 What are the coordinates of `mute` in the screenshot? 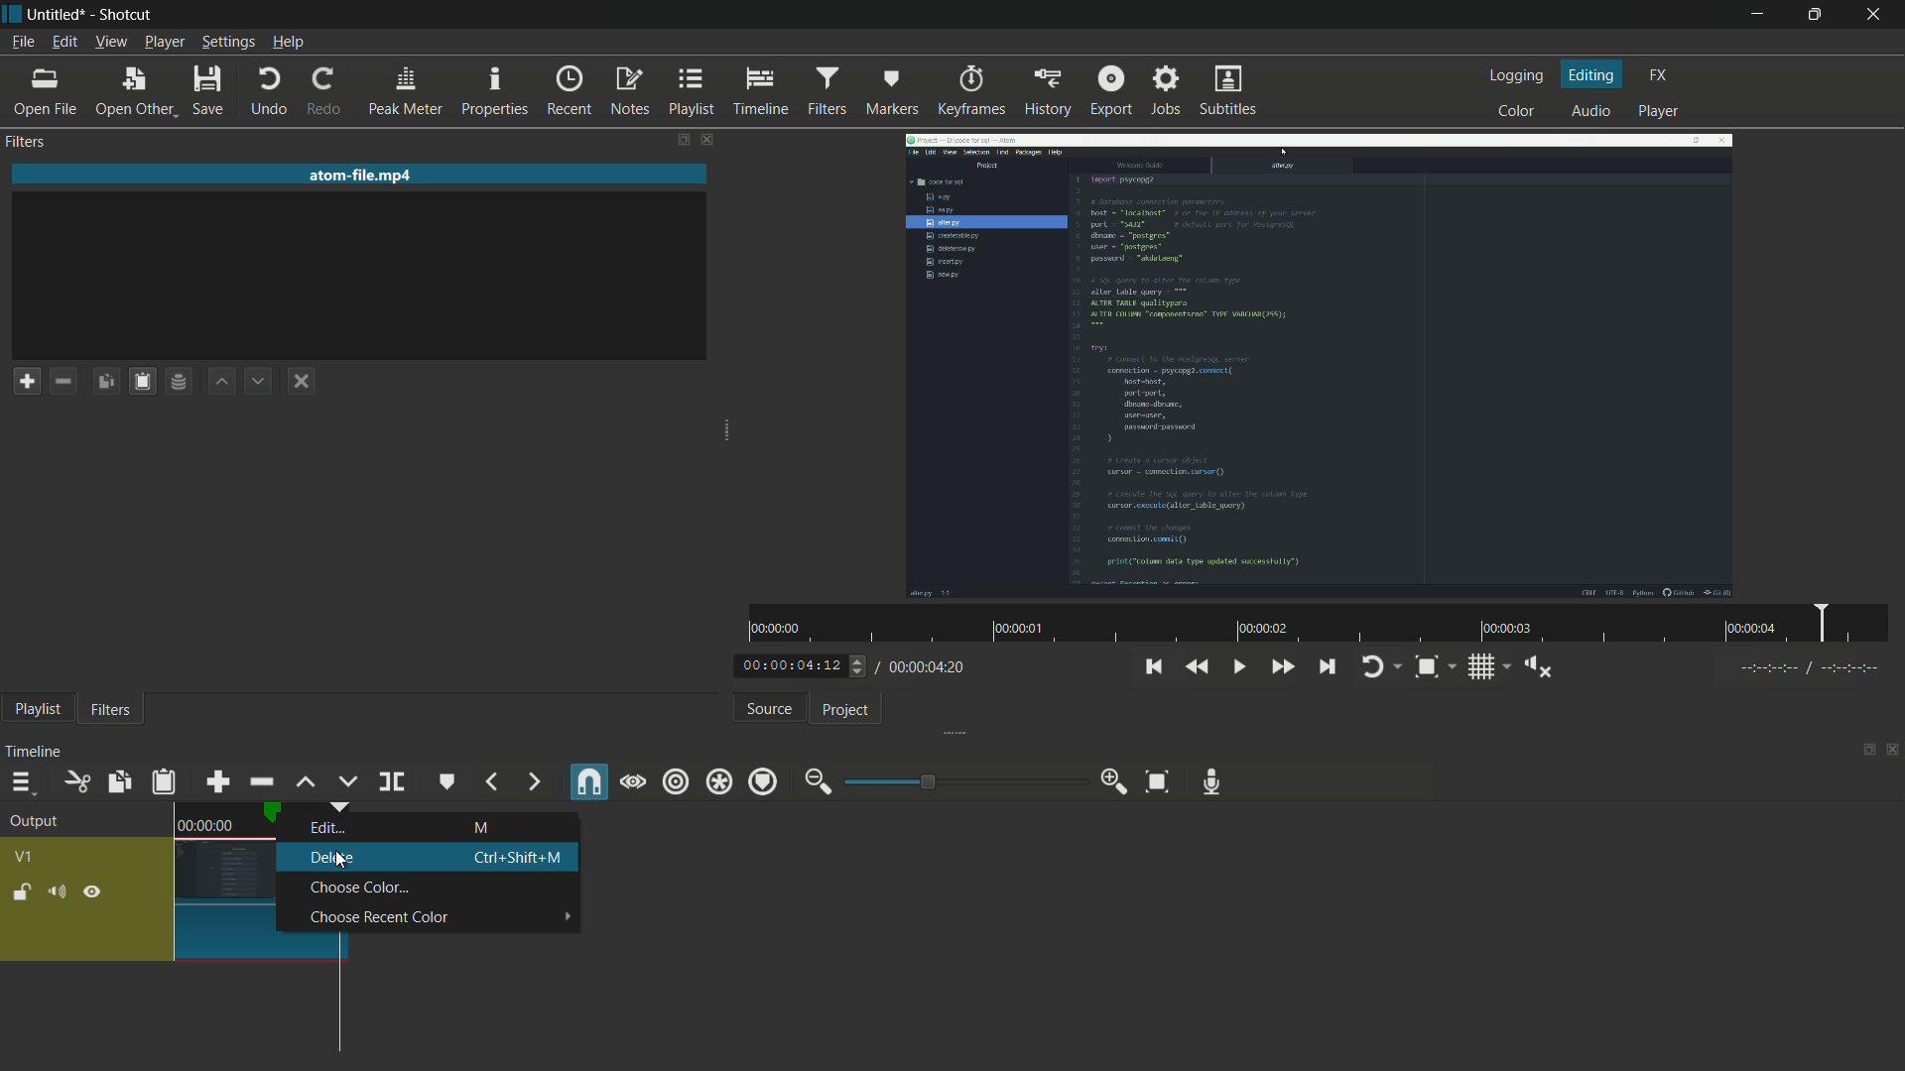 It's located at (61, 892).